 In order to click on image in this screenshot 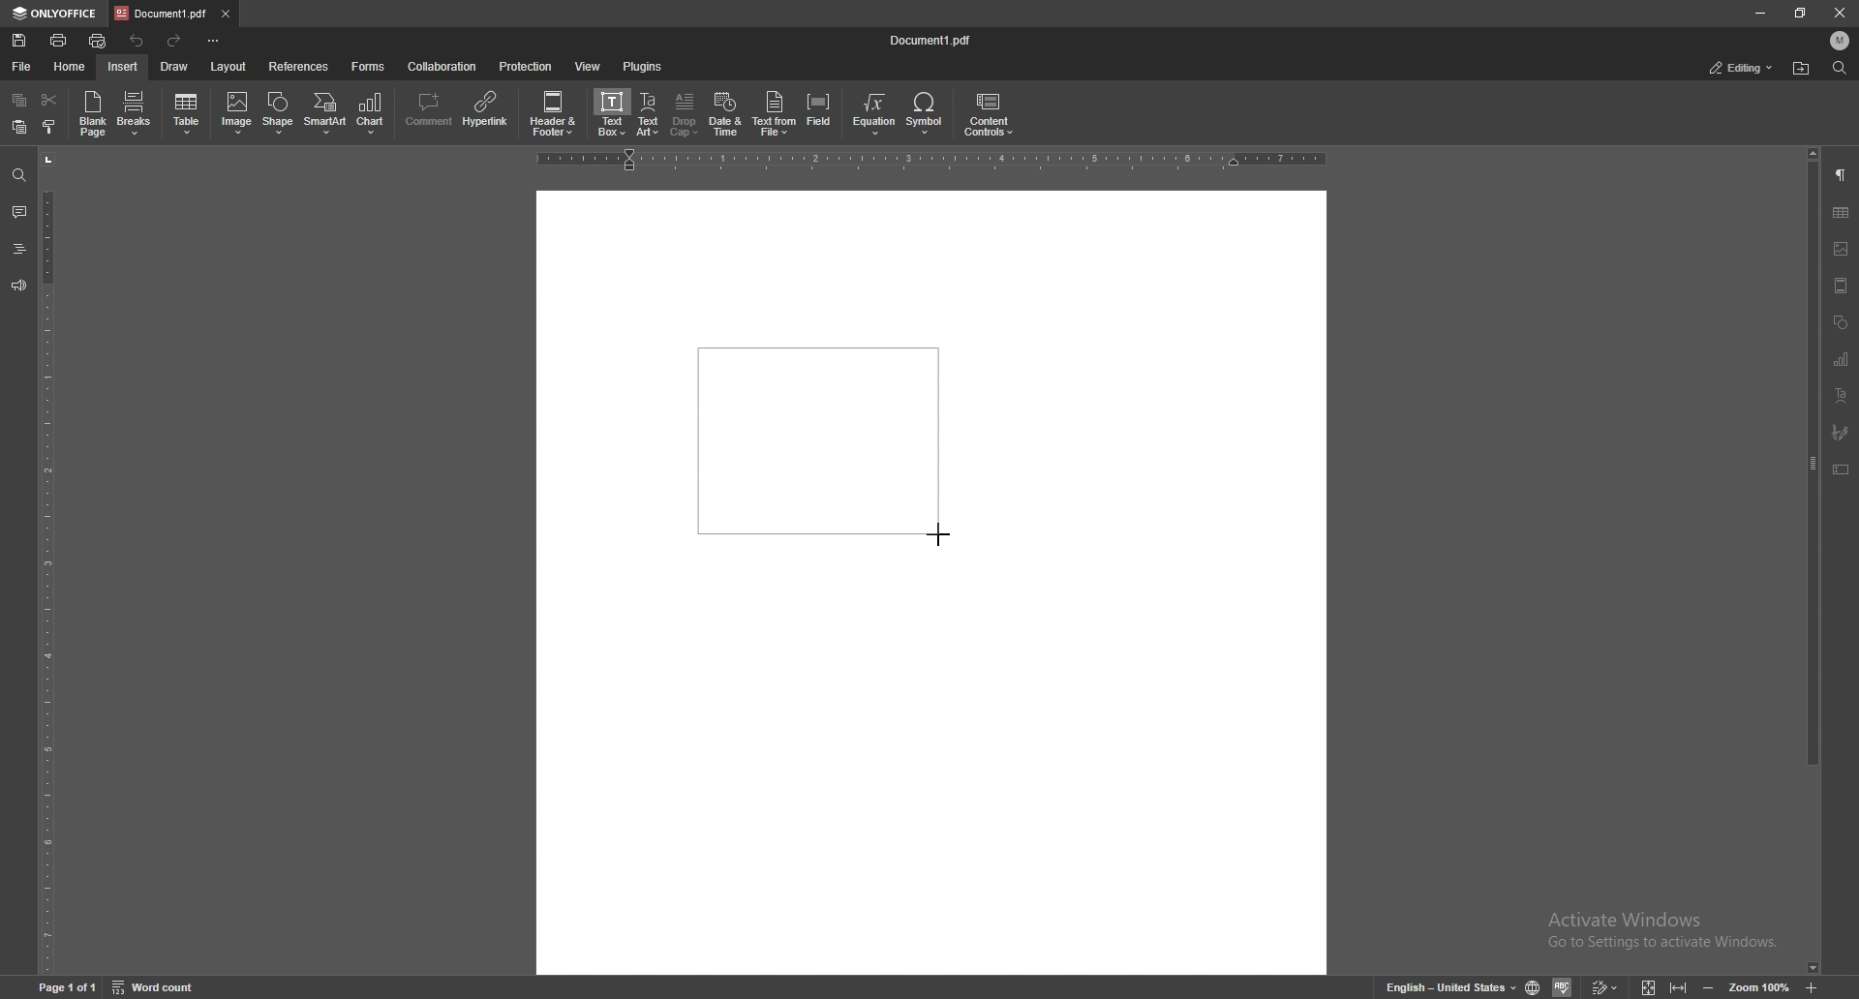, I will do `click(1843, 249)`.